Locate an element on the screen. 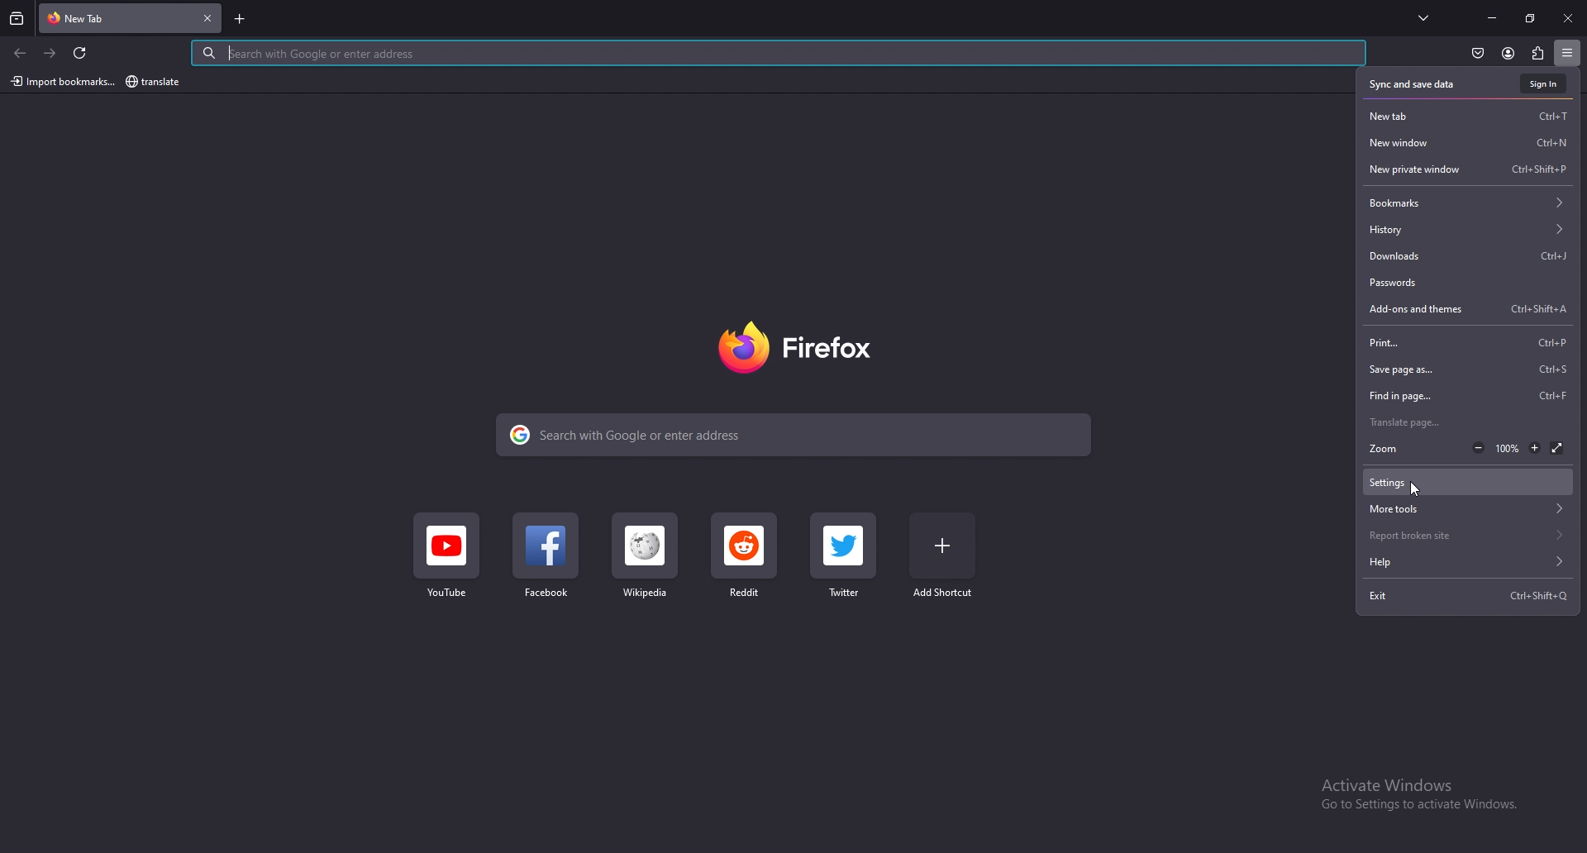  passwords is located at coordinates (1465, 284).